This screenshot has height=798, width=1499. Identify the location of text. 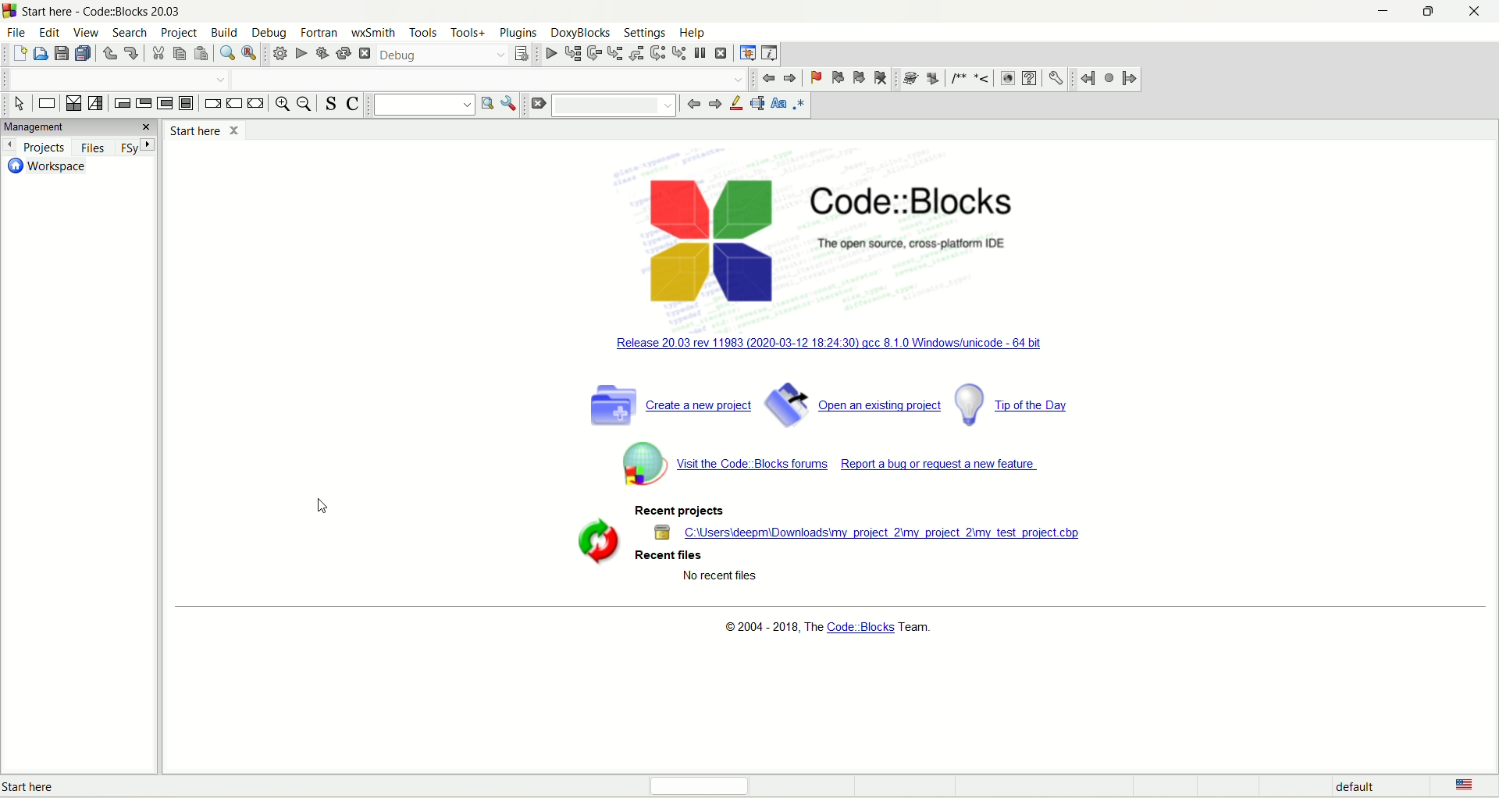
(720, 578).